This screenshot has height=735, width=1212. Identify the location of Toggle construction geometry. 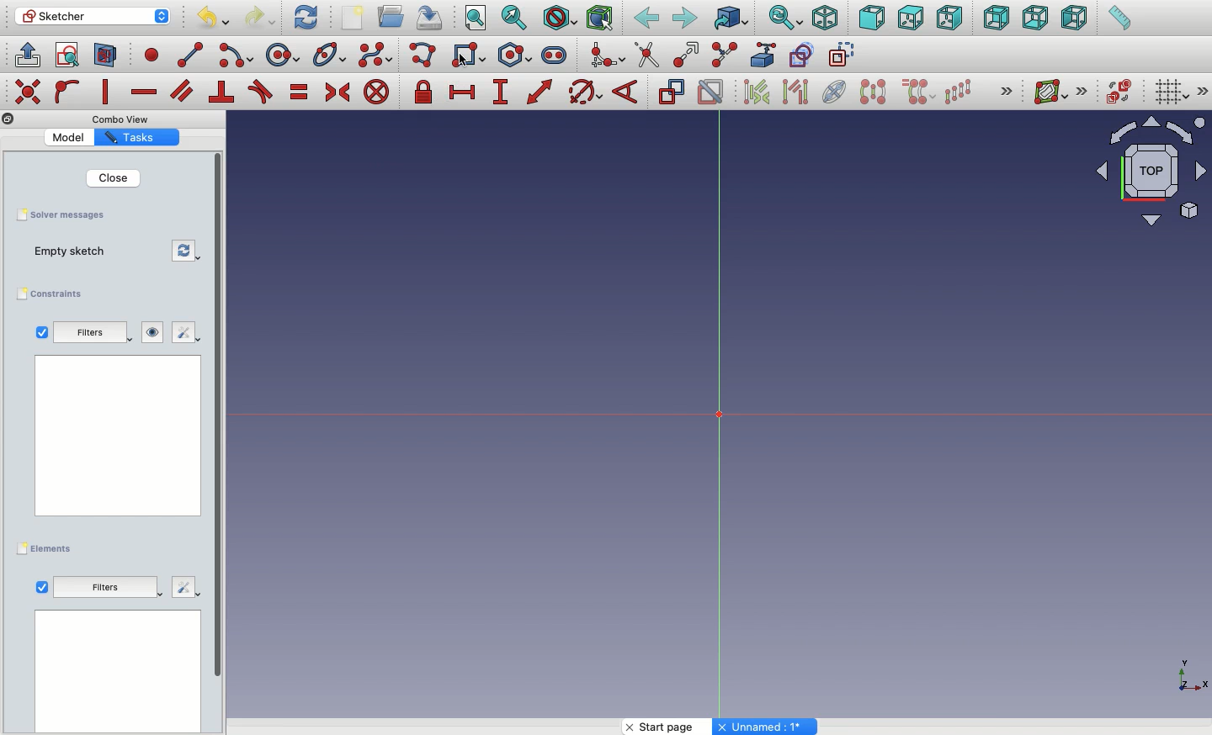
(843, 54).